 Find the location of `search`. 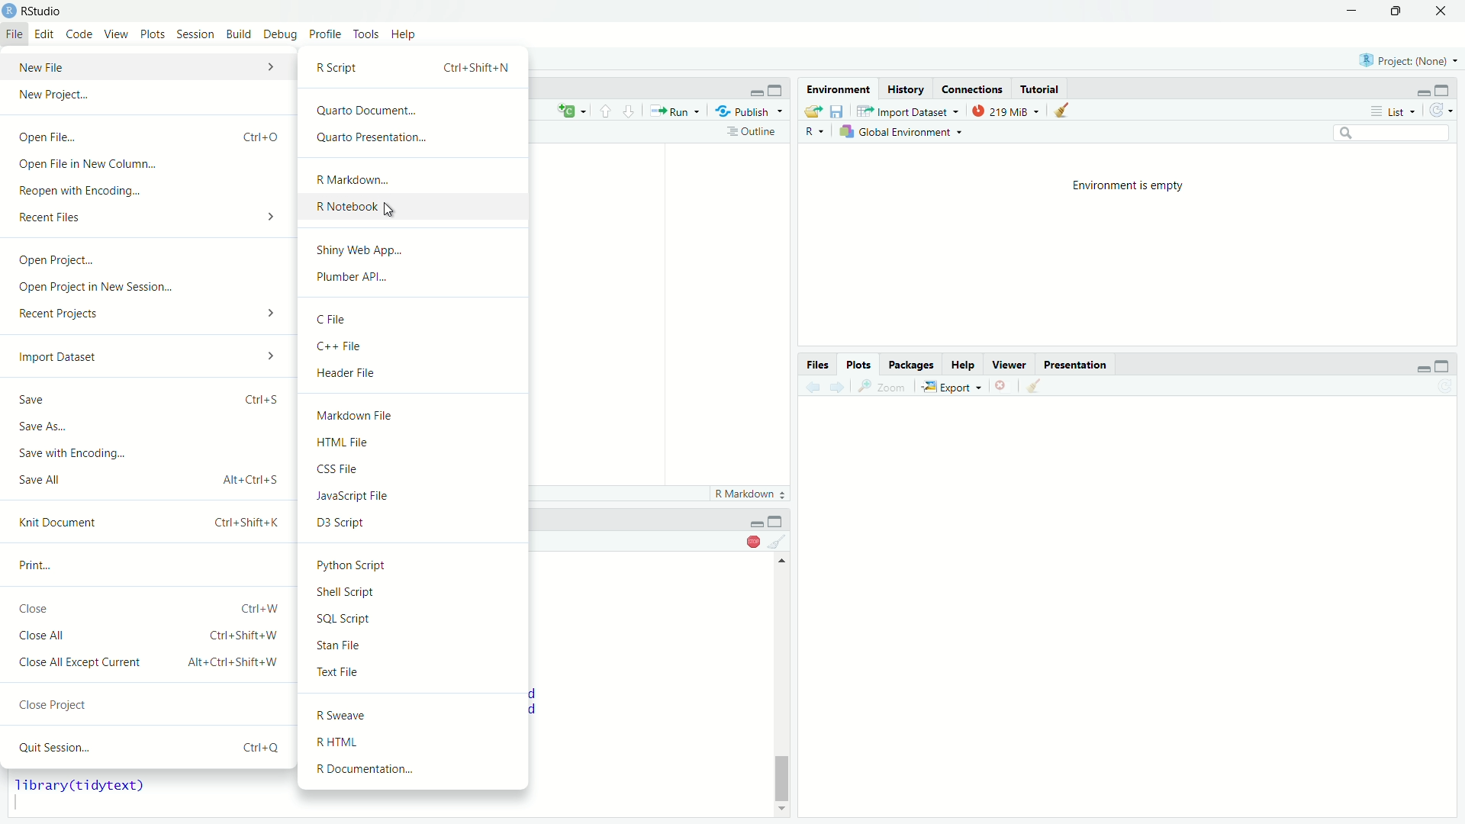

search is located at coordinates (1393, 133).